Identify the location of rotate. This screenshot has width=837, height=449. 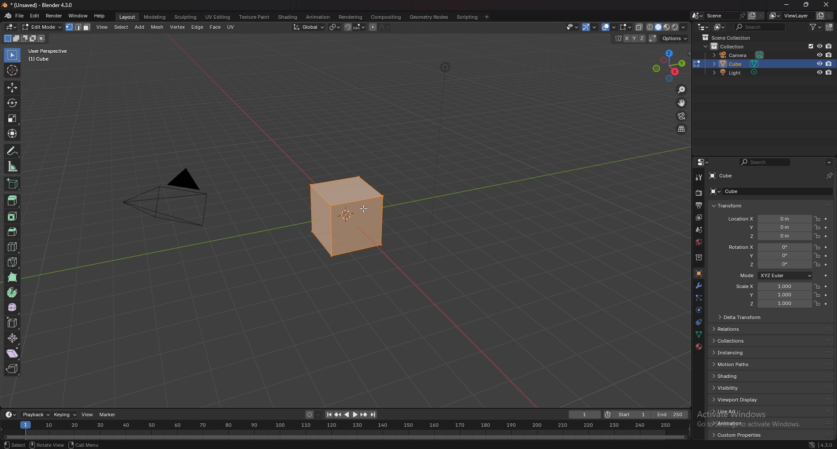
(11, 103).